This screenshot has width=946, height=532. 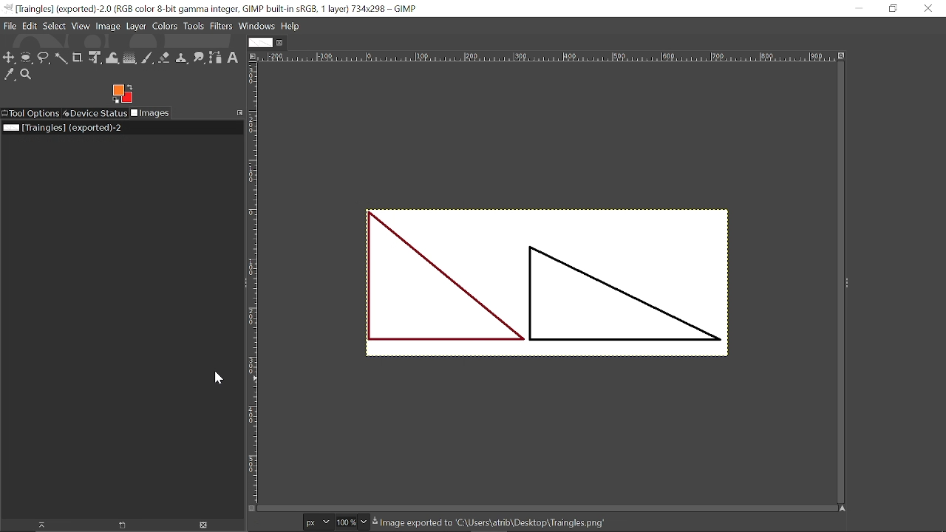 I want to click on Layer, so click(x=136, y=27).